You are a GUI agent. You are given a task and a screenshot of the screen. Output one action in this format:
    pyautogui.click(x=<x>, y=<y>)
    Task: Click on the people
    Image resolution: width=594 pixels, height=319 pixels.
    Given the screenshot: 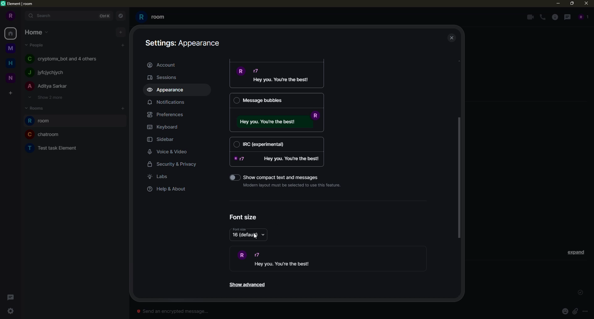 What is the action you would take?
    pyautogui.click(x=64, y=58)
    